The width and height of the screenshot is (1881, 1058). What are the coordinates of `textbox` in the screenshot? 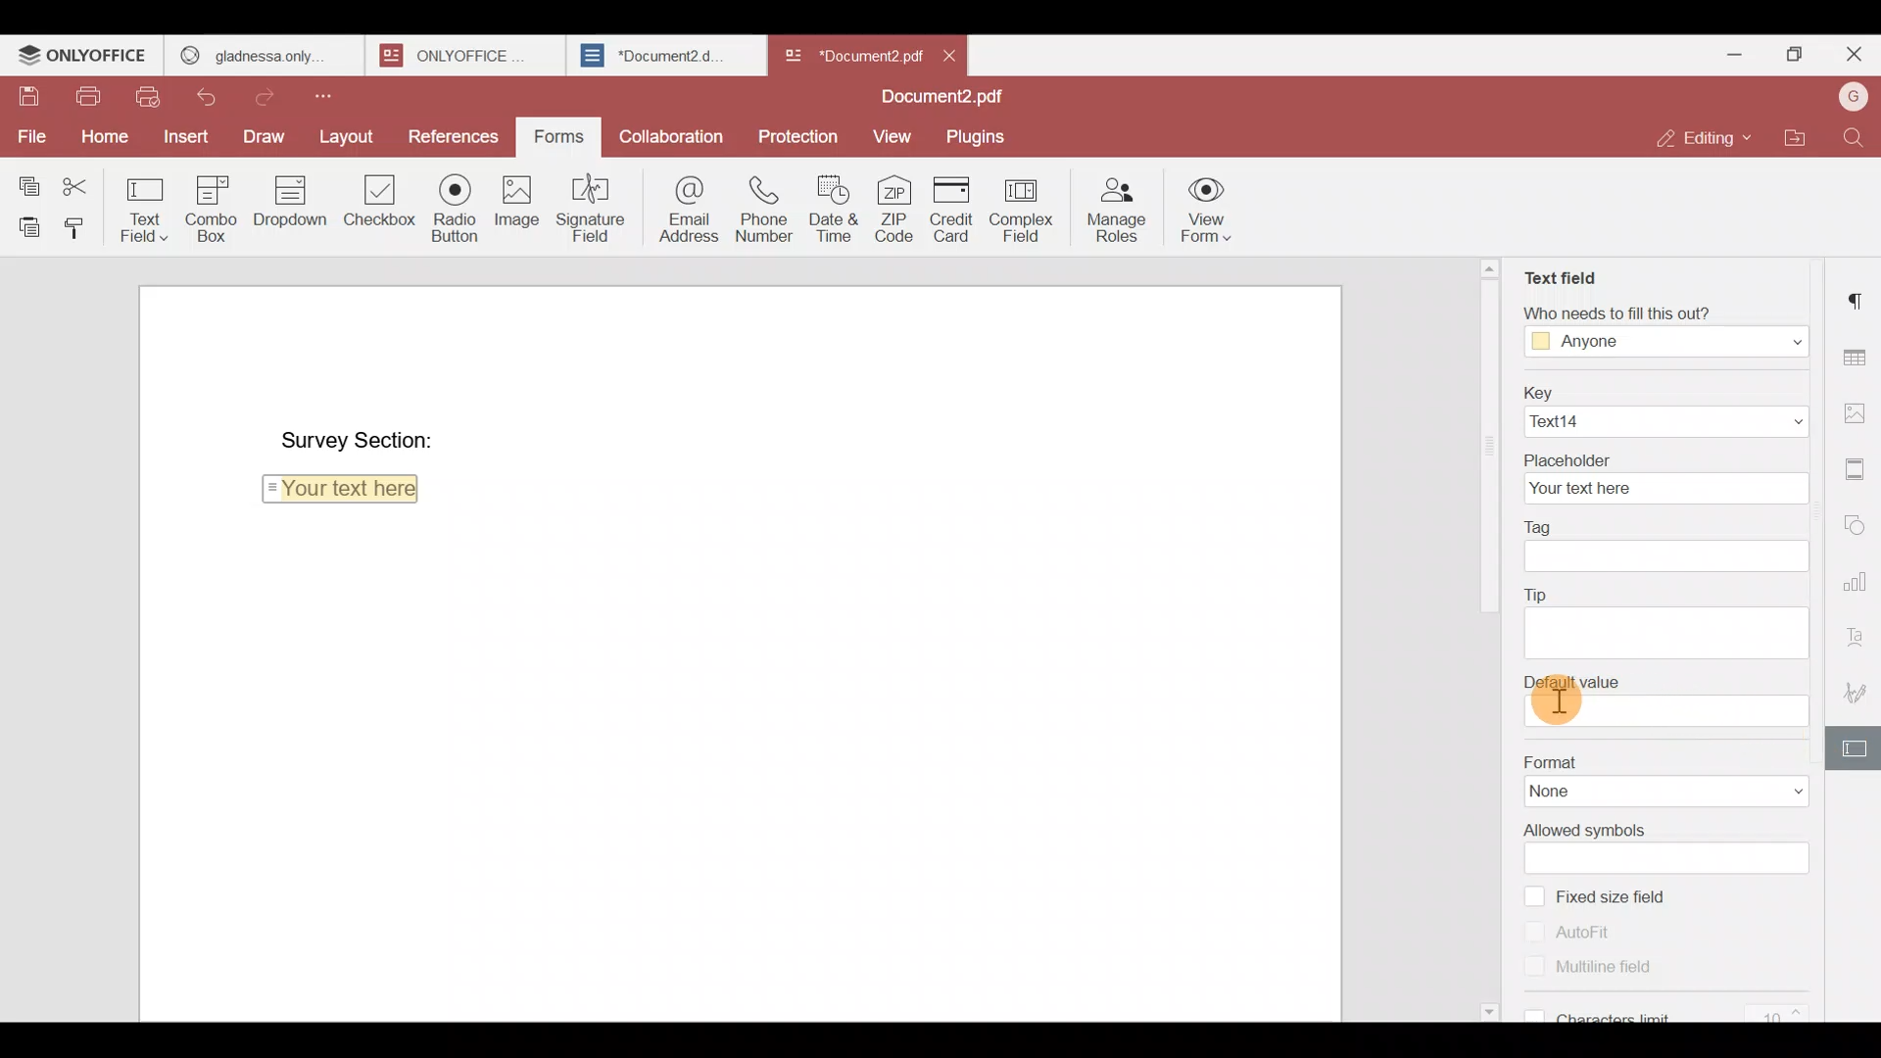 It's located at (1664, 554).